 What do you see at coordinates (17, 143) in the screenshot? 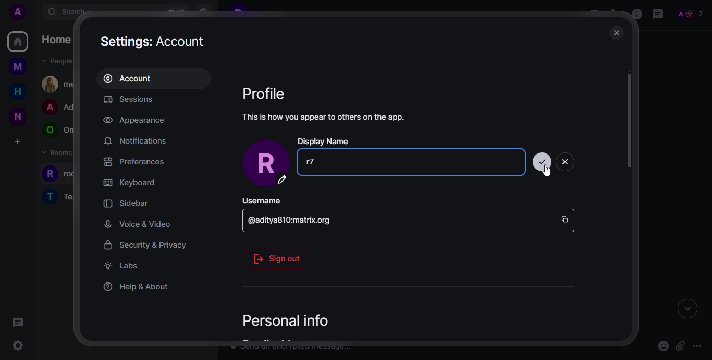
I see `create a space` at bounding box center [17, 143].